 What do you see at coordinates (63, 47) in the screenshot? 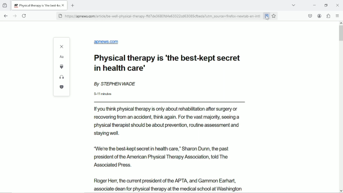
I see `Close reader view` at bounding box center [63, 47].